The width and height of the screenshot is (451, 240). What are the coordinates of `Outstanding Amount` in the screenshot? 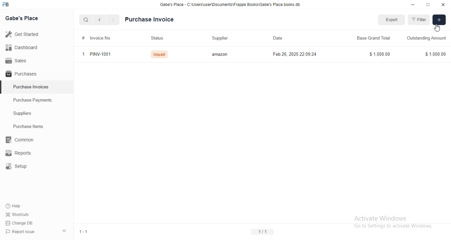 It's located at (427, 38).